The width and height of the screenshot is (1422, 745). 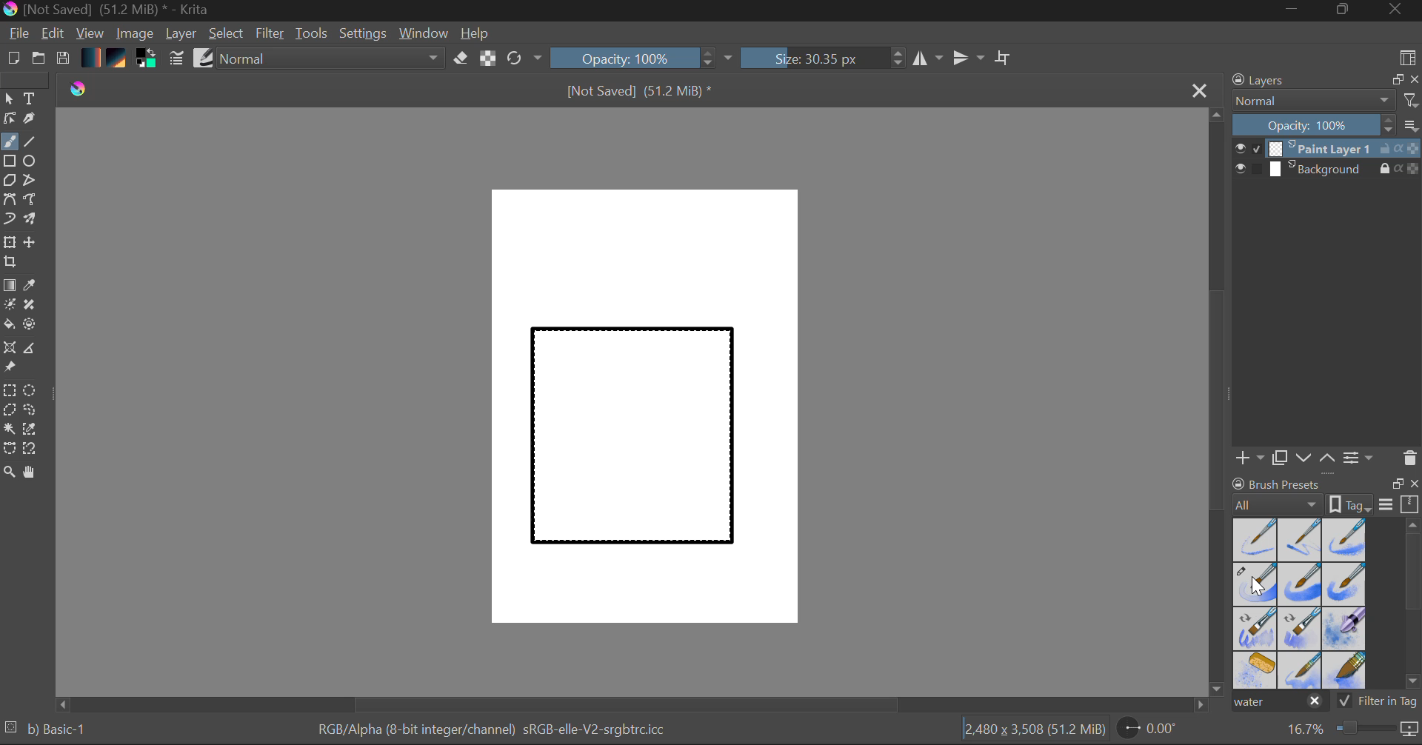 What do you see at coordinates (9, 99) in the screenshot?
I see `Select` at bounding box center [9, 99].